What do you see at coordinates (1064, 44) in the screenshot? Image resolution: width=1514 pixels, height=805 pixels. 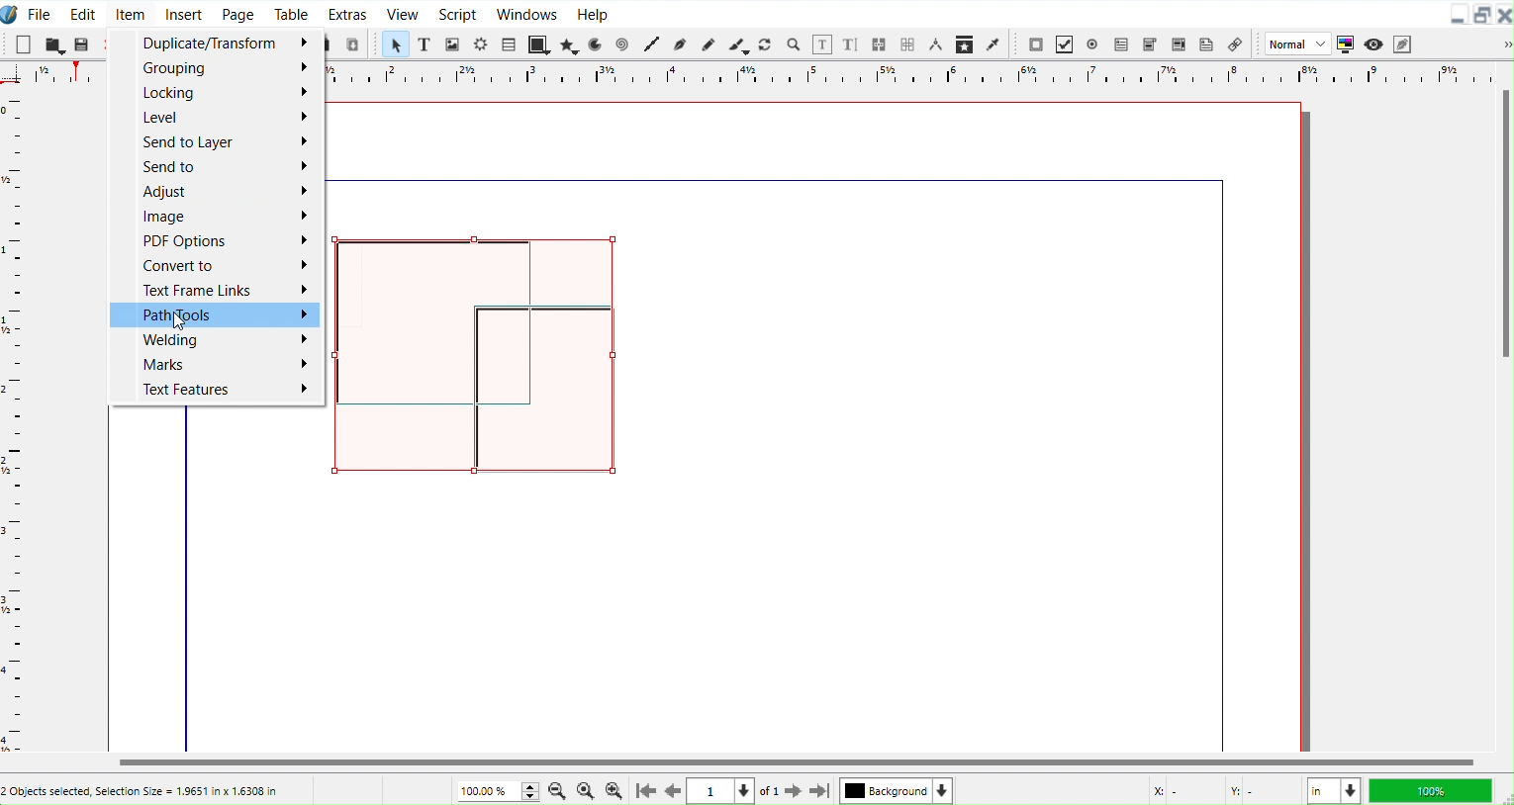 I see `PDF Check box` at bounding box center [1064, 44].